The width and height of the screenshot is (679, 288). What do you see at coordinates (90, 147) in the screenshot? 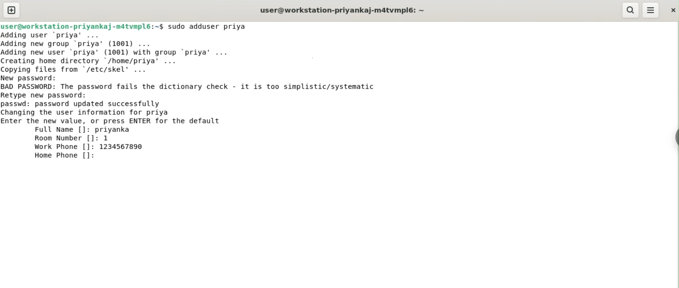
I see `Work Phone []: 1234567890` at bounding box center [90, 147].